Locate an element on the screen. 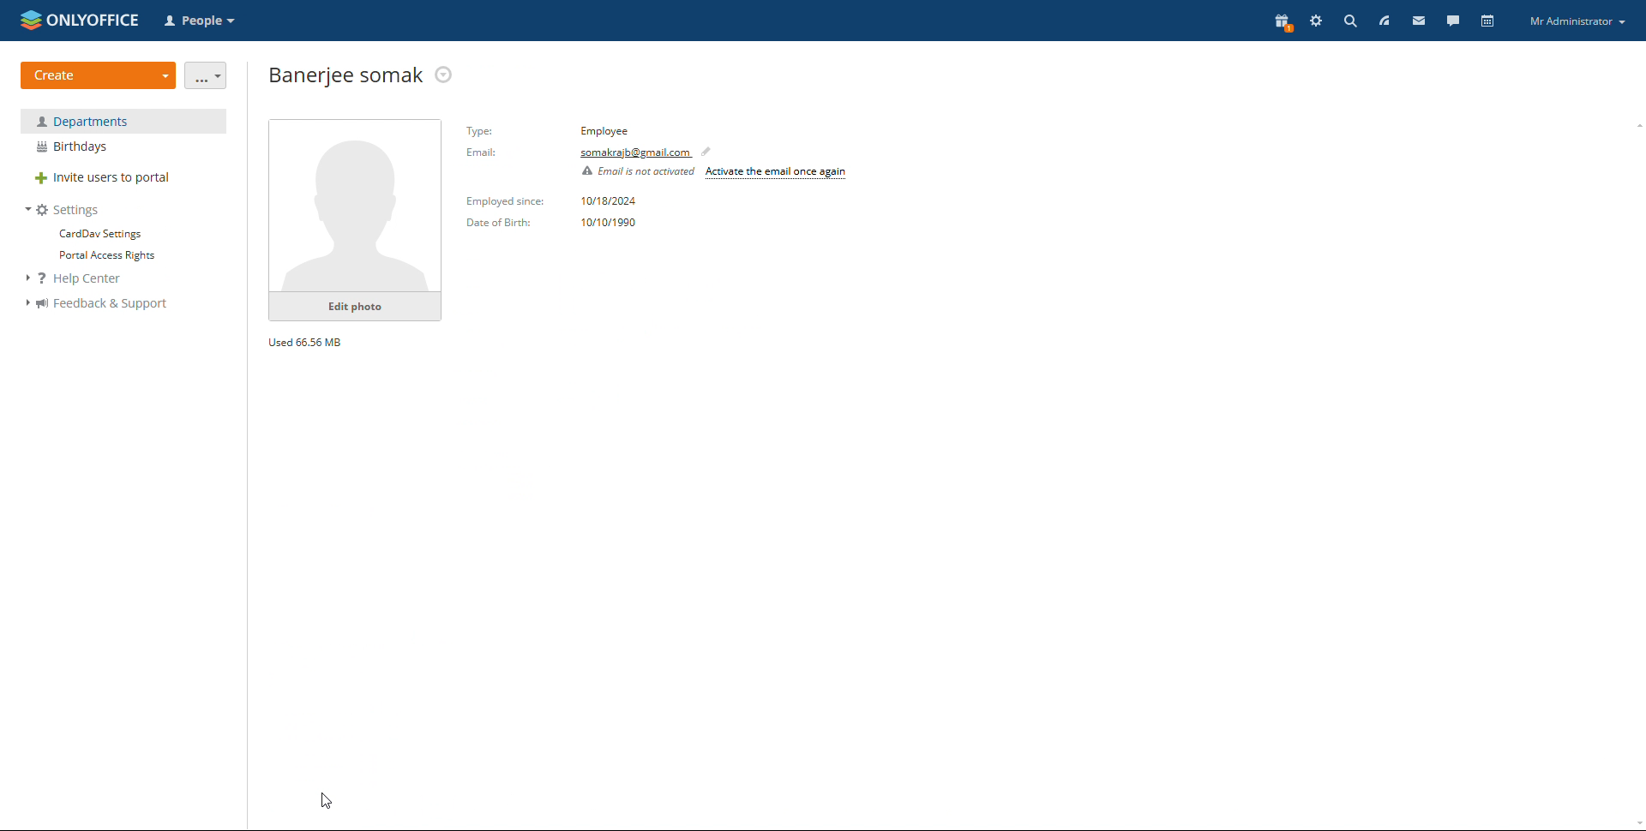  help center is located at coordinates (83, 279).